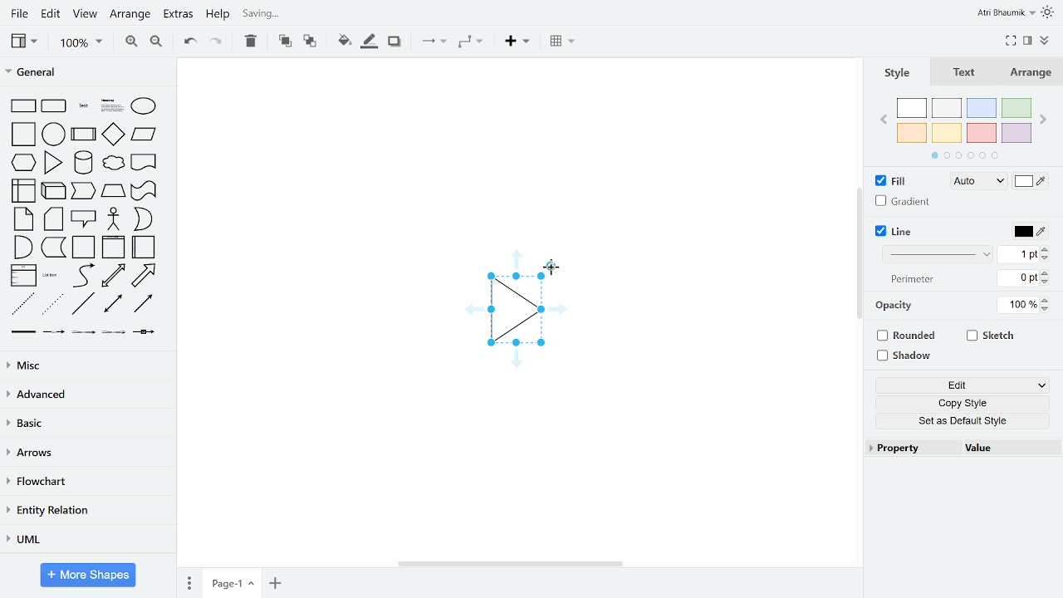 Image resolution: width=1063 pixels, height=598 pixels. Describe the element at coordinates (982, 108) in the screenshot. I see `blue` at that location.